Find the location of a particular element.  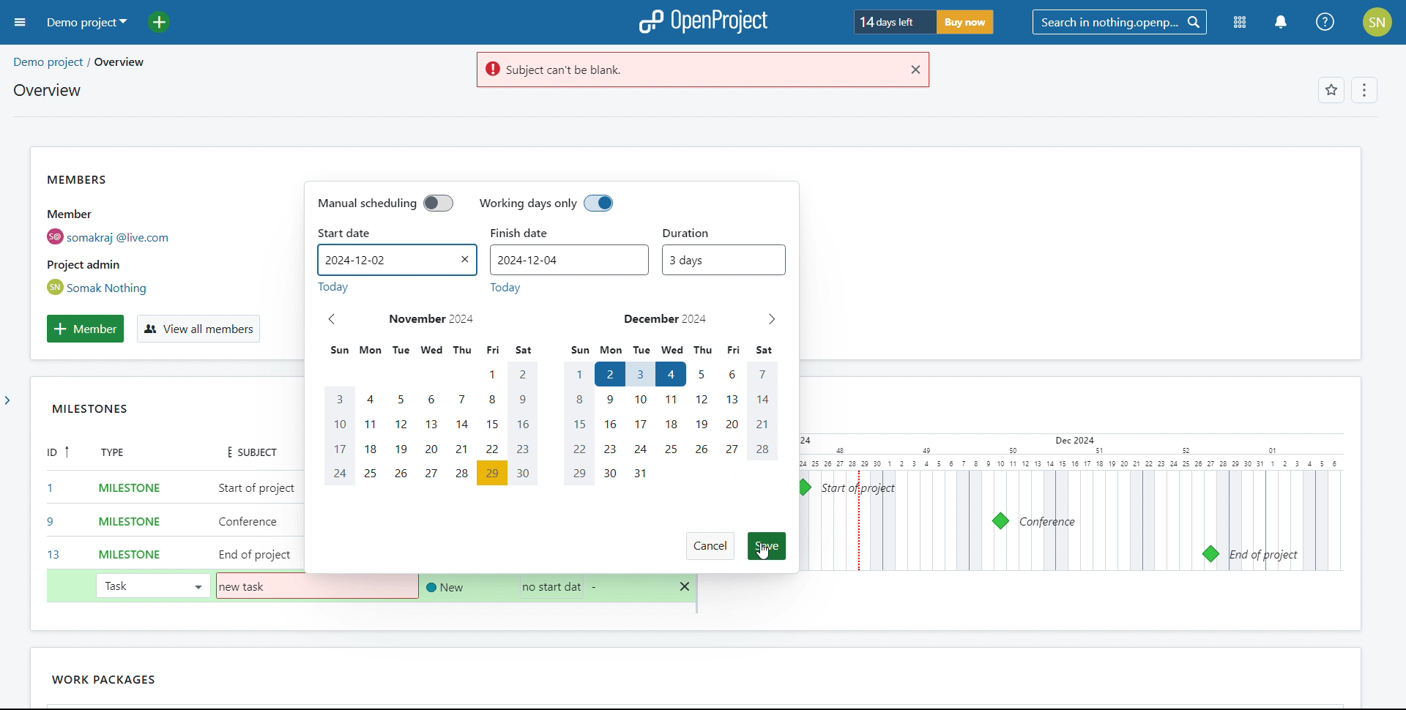

open sidebar menu is located at coordinates (21, 23).